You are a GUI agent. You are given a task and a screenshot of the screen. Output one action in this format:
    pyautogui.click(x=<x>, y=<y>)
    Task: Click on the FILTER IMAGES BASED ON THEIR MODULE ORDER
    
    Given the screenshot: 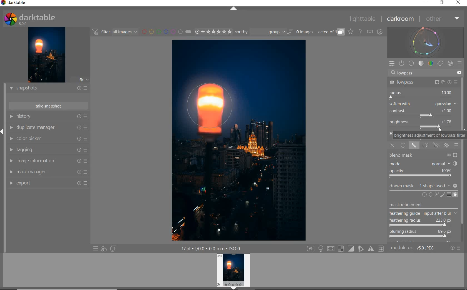 What is the action you would take?
    pyautogui.click(x=115, y=32)
    